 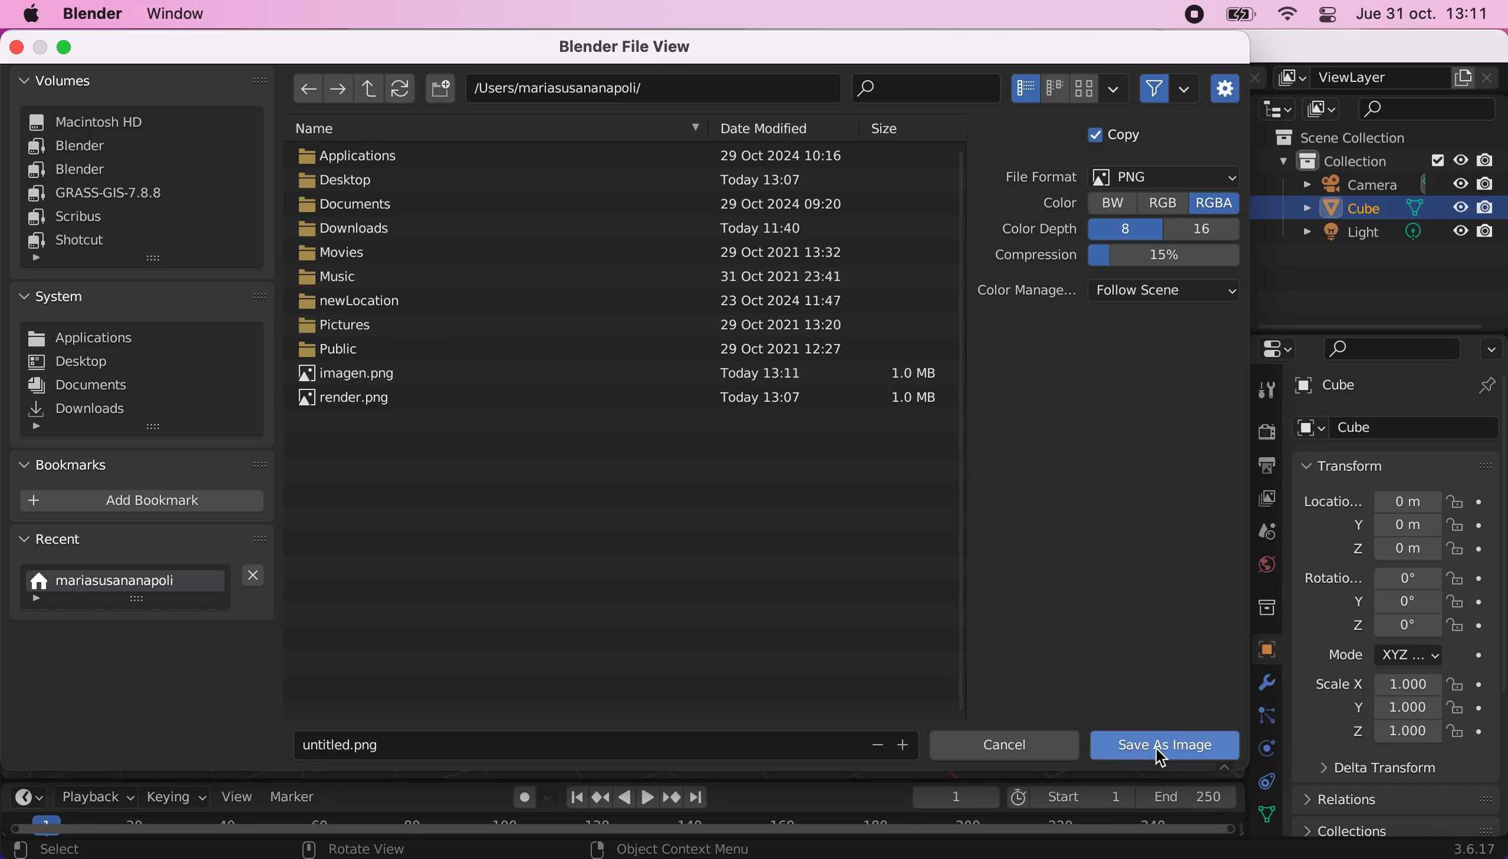 What do you see at coordinates (1378, 709) in the screenshot?
I see `scale measures` at bounding box center [1378, 709].